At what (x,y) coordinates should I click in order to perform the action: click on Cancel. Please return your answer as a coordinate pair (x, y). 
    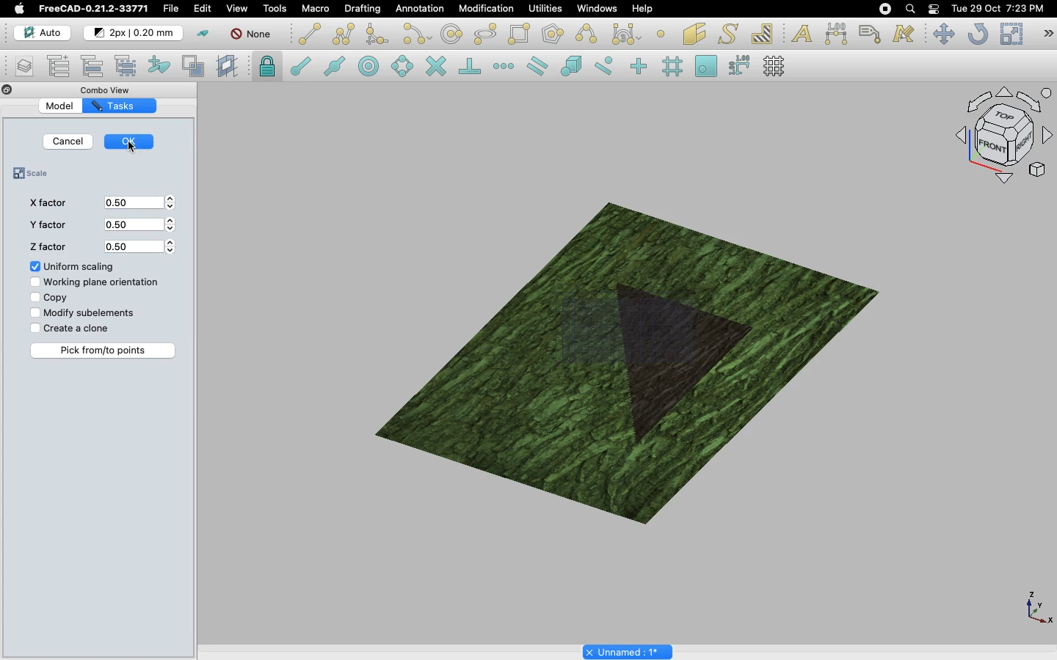
    Looking at the image, I should click on (69, 142).